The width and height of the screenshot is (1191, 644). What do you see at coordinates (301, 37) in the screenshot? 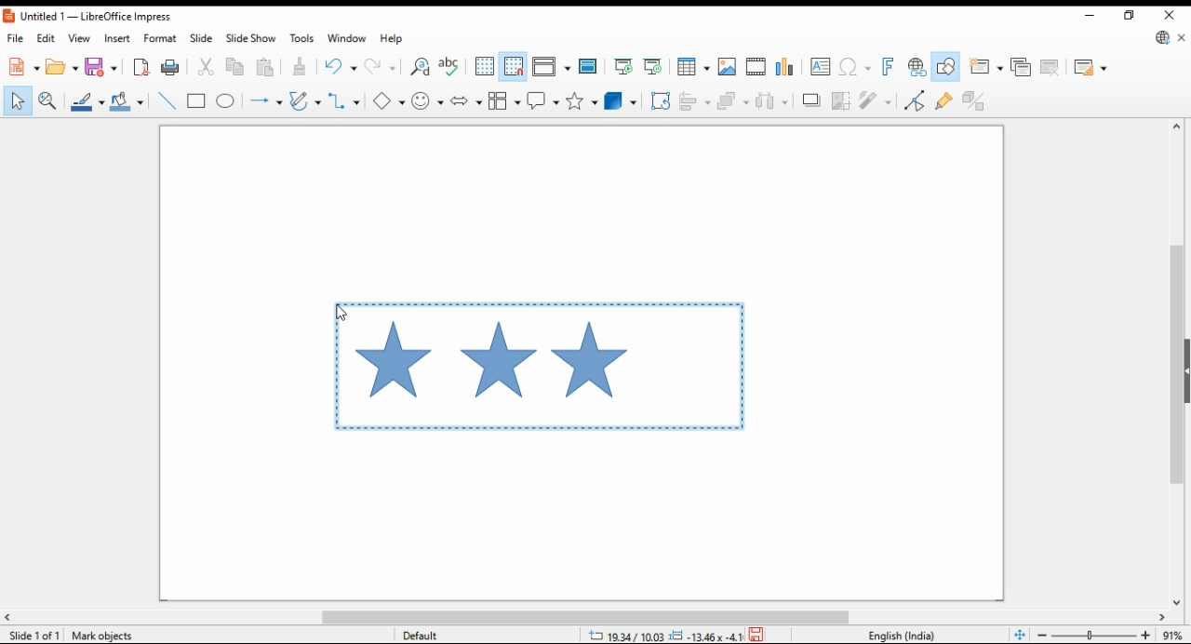
I see `tools` at bounding box center [301, 37].